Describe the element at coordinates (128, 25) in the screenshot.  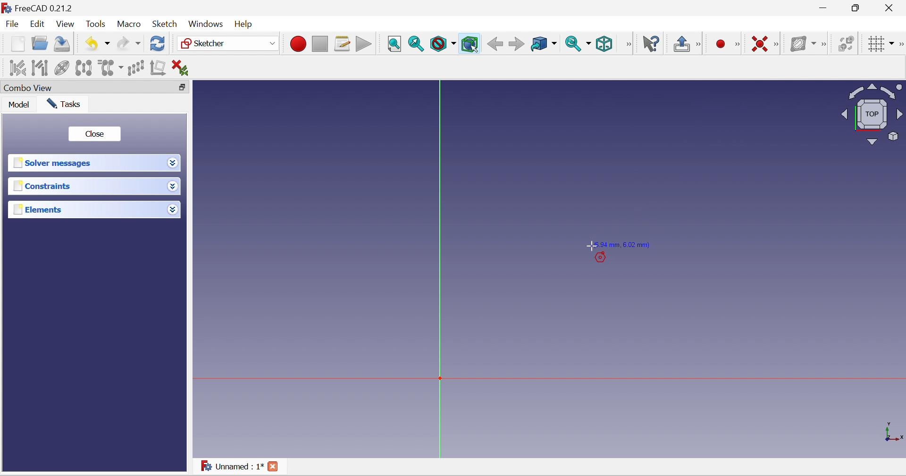
I see `Macro` at that location.